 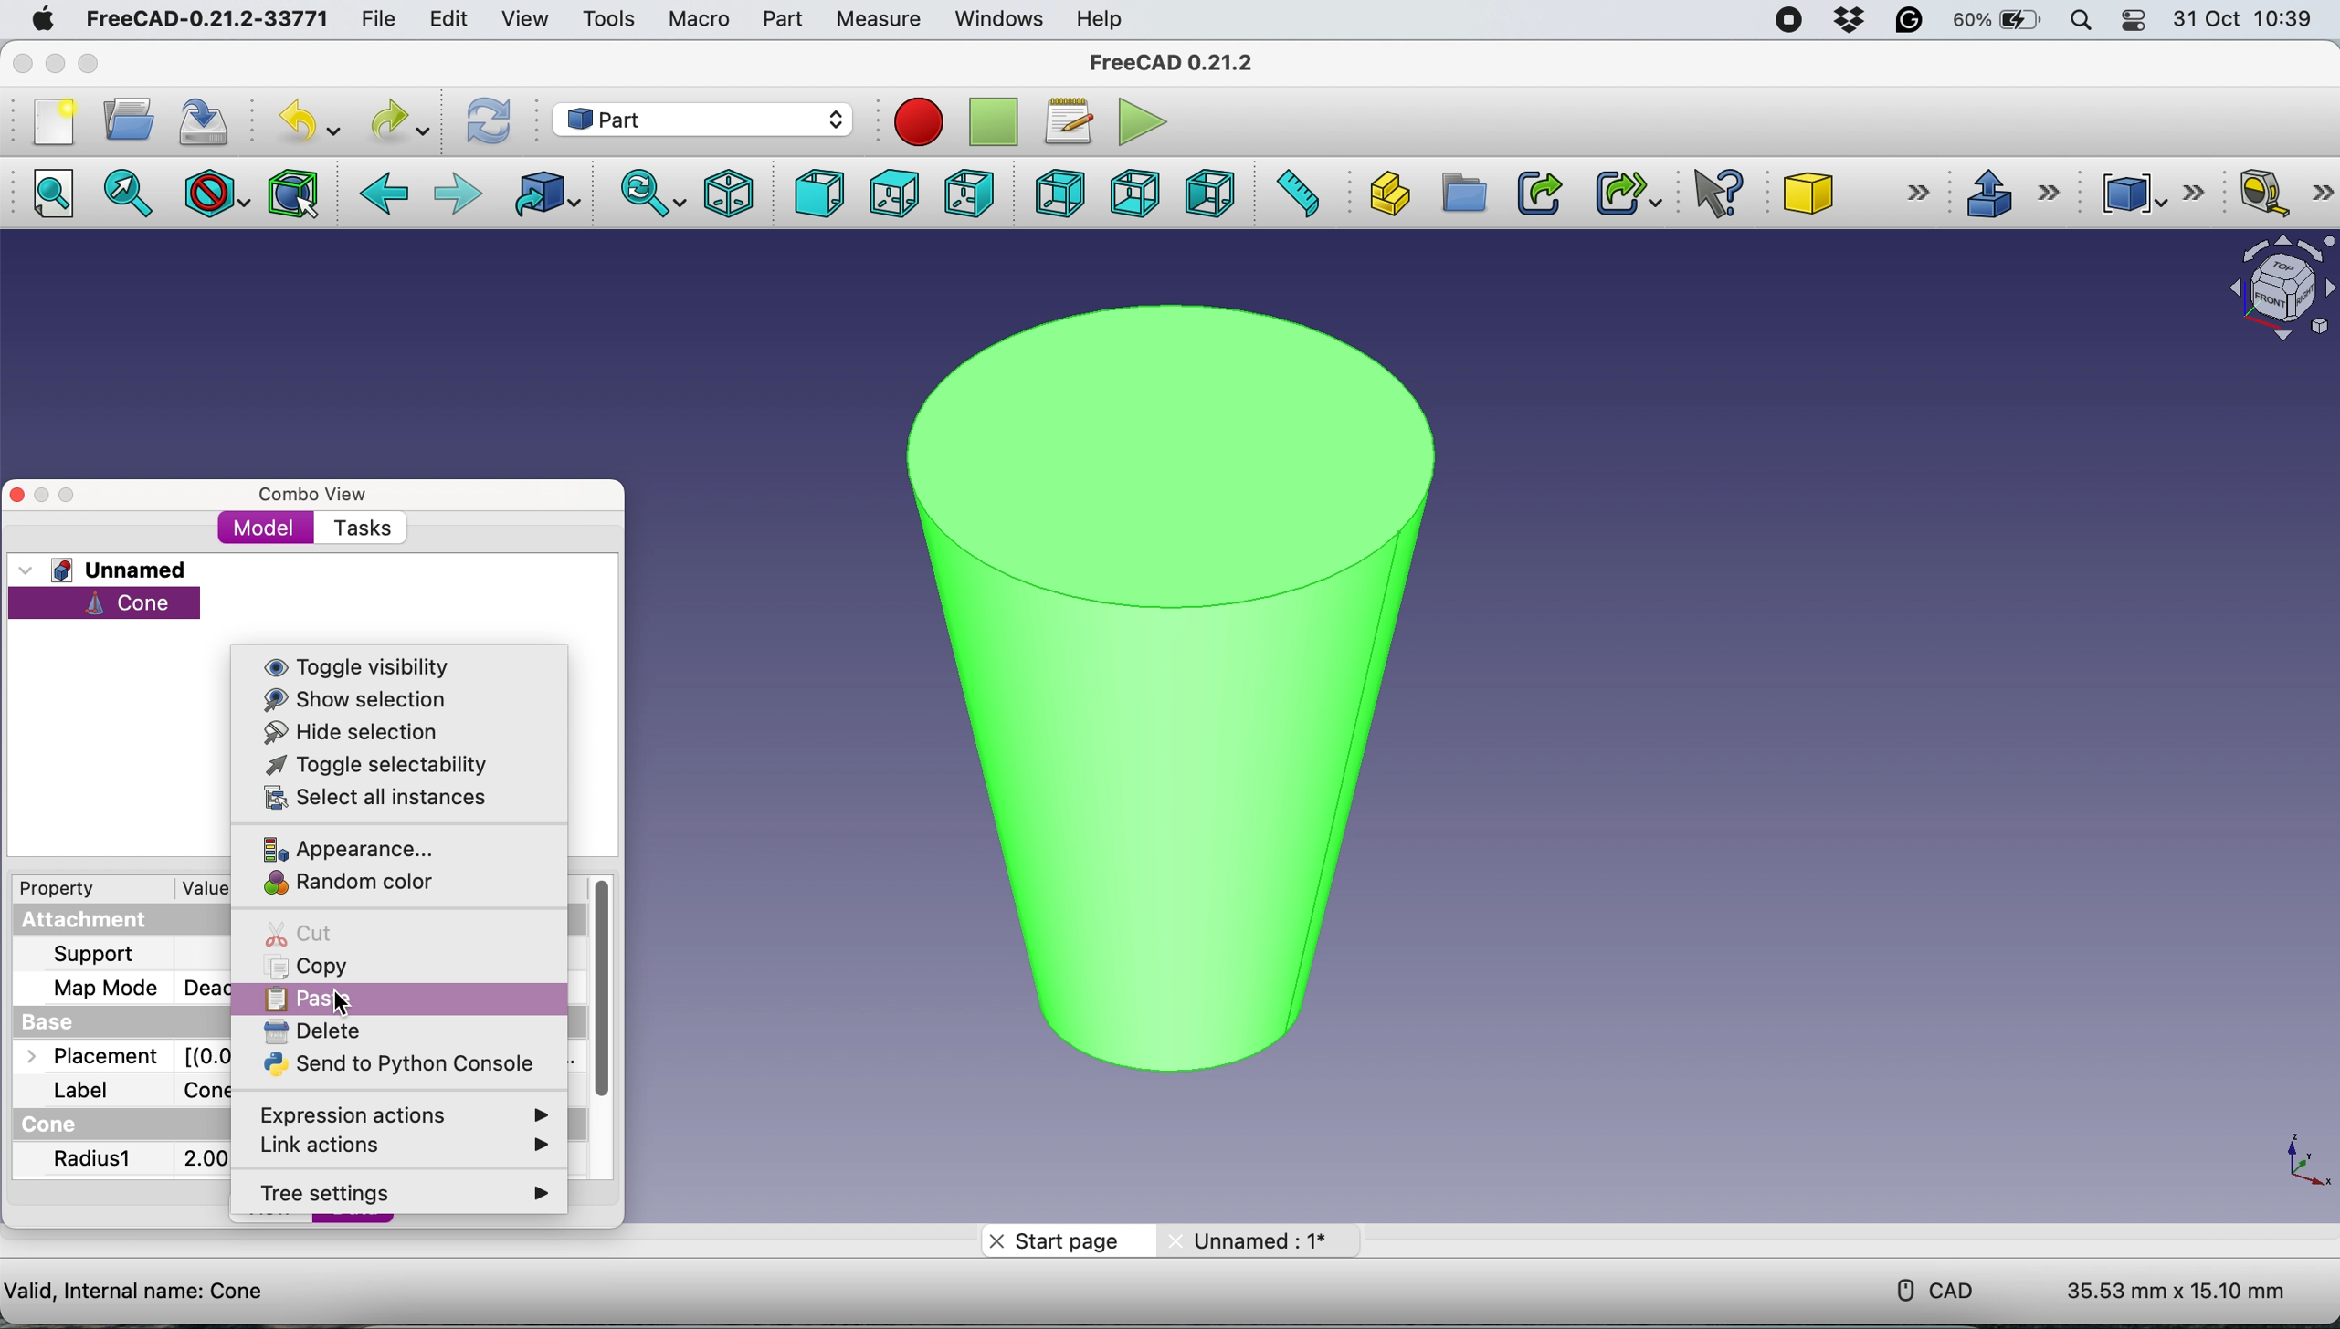 I want to click on cut, so click(x=299, y=931).